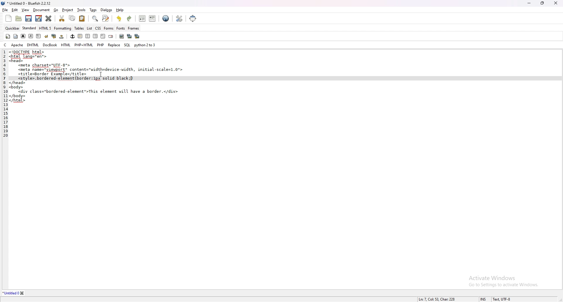 The width and height of the screenshot is (563, 302). What do you see at coordinates (26, 10) in the screenshot?
I see `view` at bounding box center [26, 10].